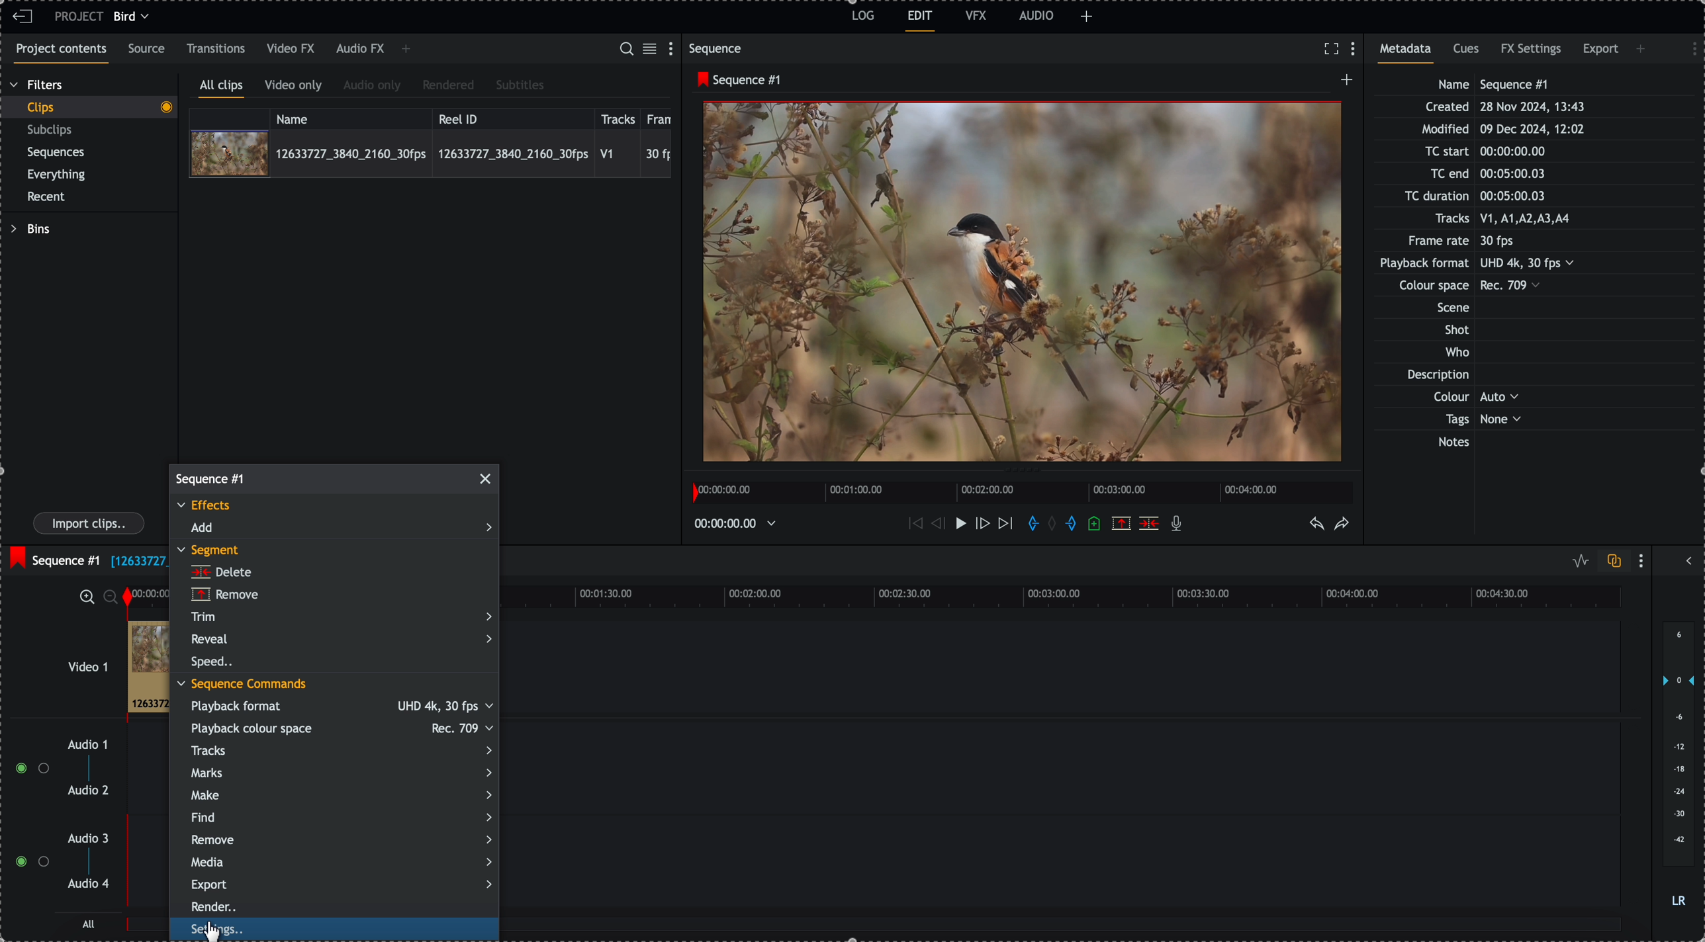 Image resolution: width=1705 pixels, height=942 pixels. I want to click on reveal, so click(341, 638).